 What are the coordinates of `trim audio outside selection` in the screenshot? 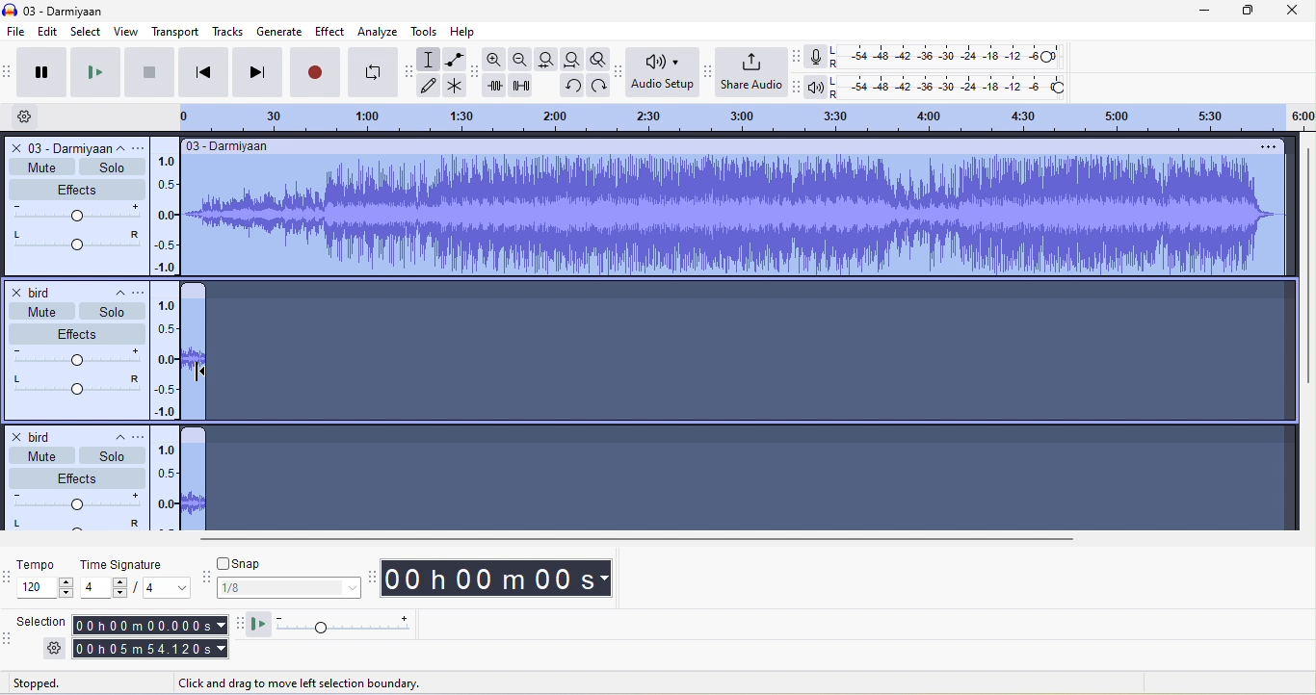 It's located at (499, 87).